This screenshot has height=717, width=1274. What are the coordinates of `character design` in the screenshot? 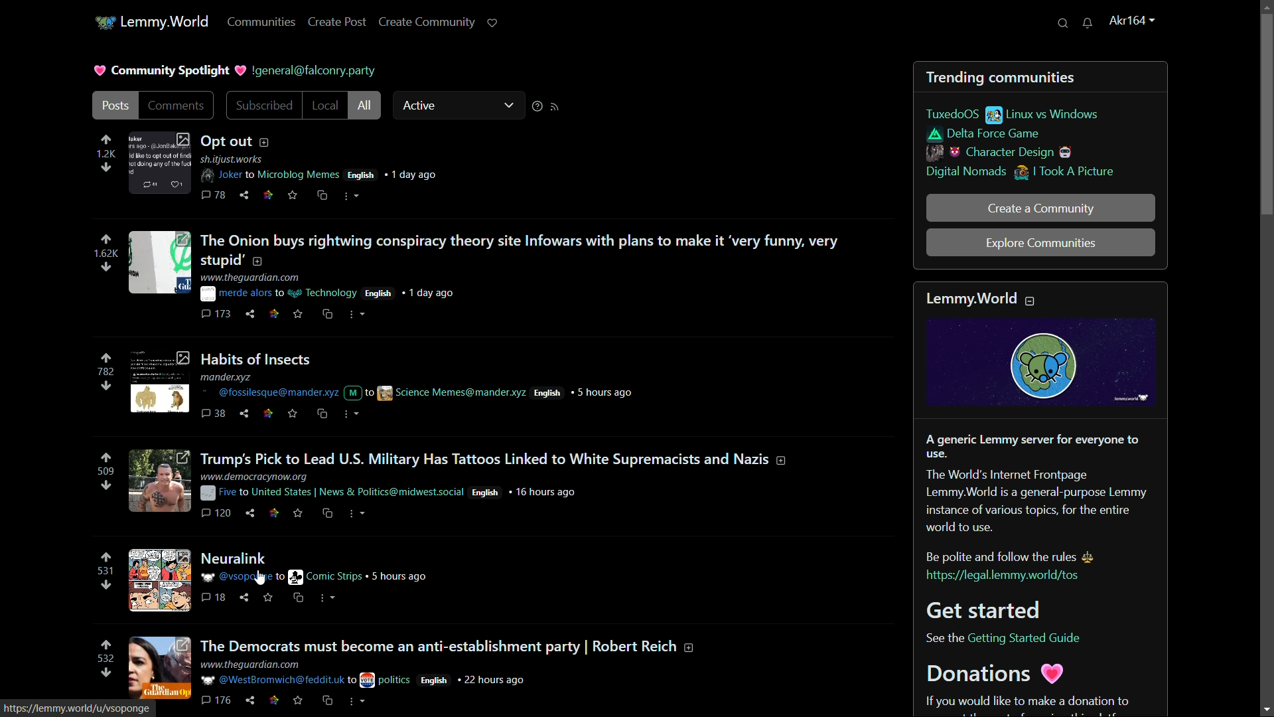 It's located at (1001, 153).